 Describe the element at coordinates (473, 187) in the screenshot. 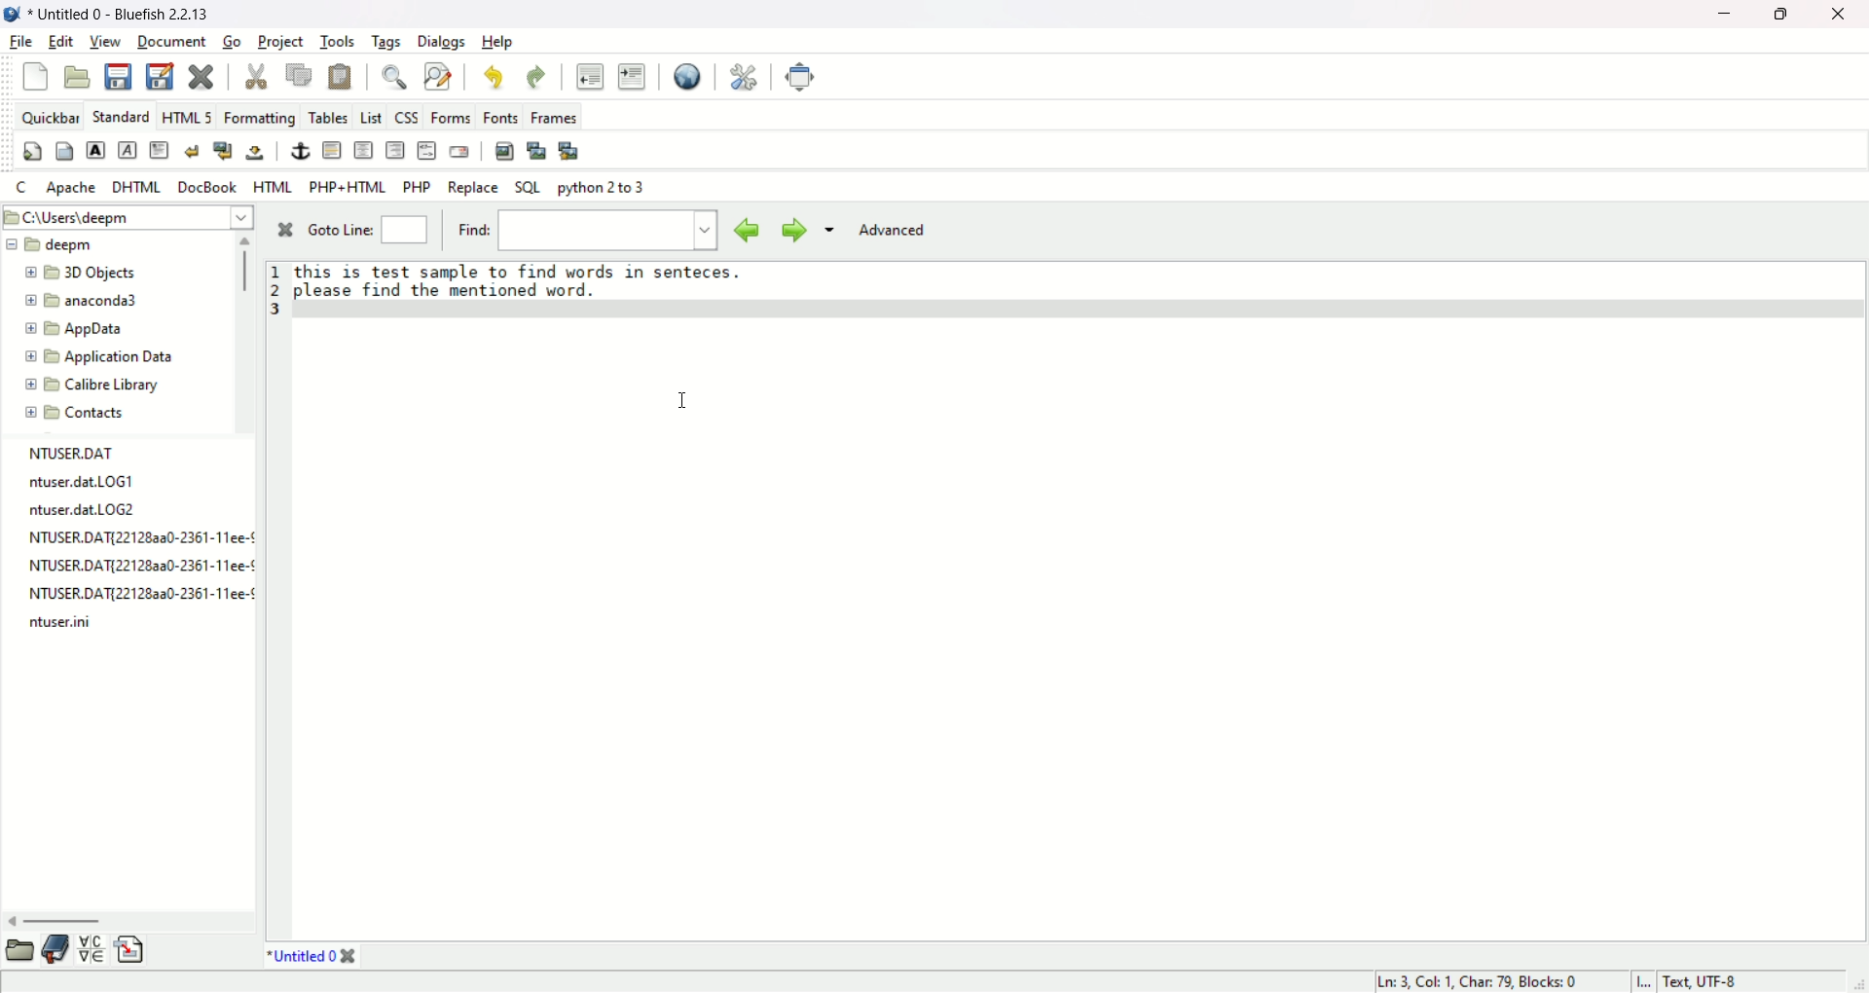

I see `REPLACE` at that location.